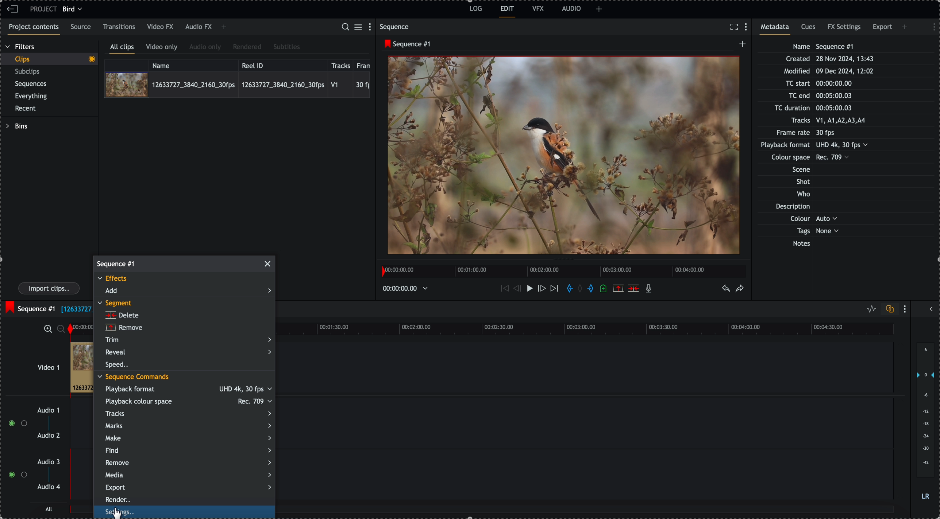  Describe the element at coordinates (931, 26) in the screenshot. I see `show settings menu` at that location.